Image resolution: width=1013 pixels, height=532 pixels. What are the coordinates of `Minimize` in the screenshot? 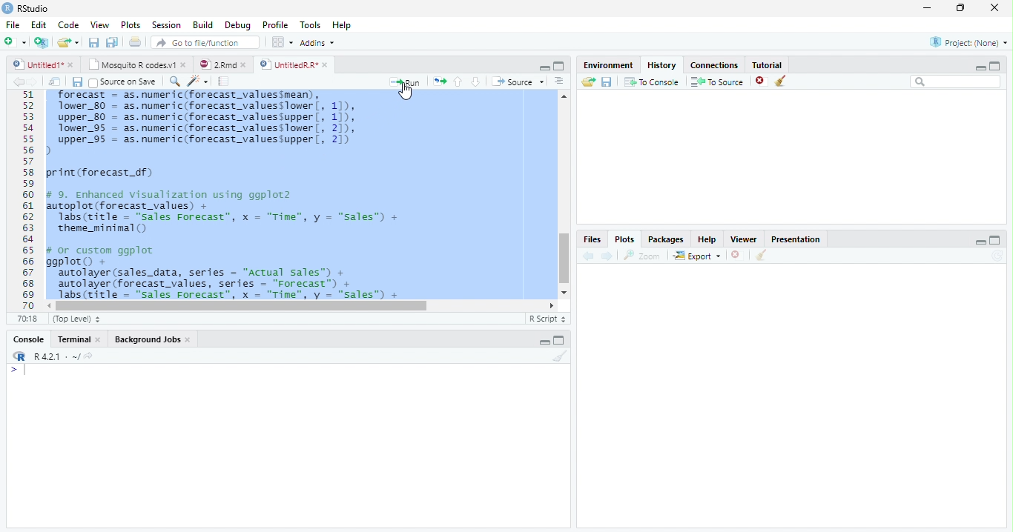 It's located at (980, 66).